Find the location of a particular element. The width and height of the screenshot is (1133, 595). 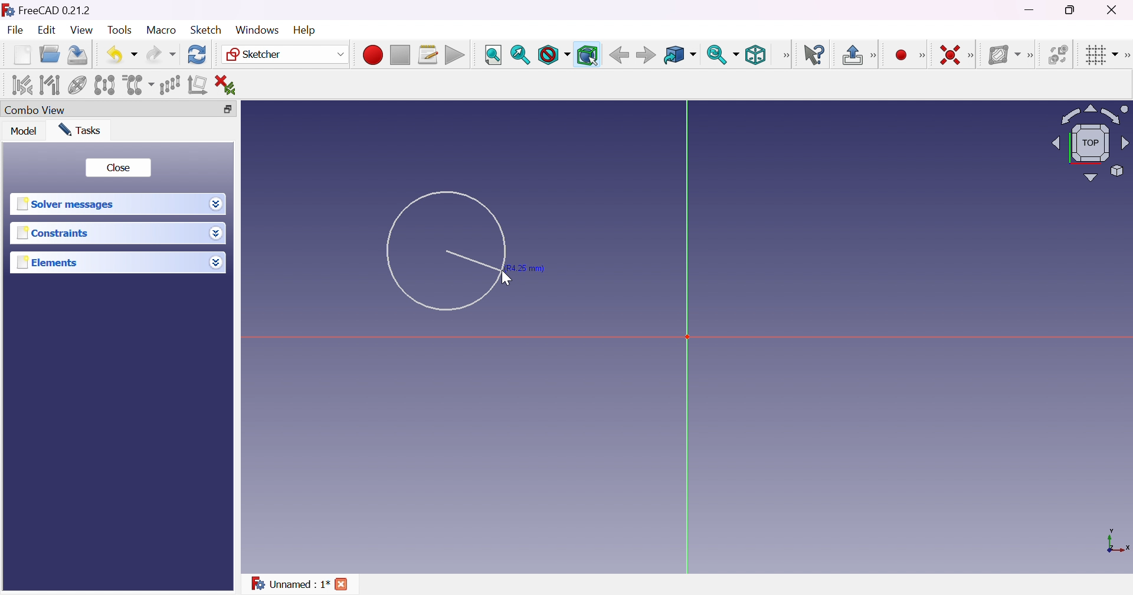

Windows is located at coordinates (257, 30).